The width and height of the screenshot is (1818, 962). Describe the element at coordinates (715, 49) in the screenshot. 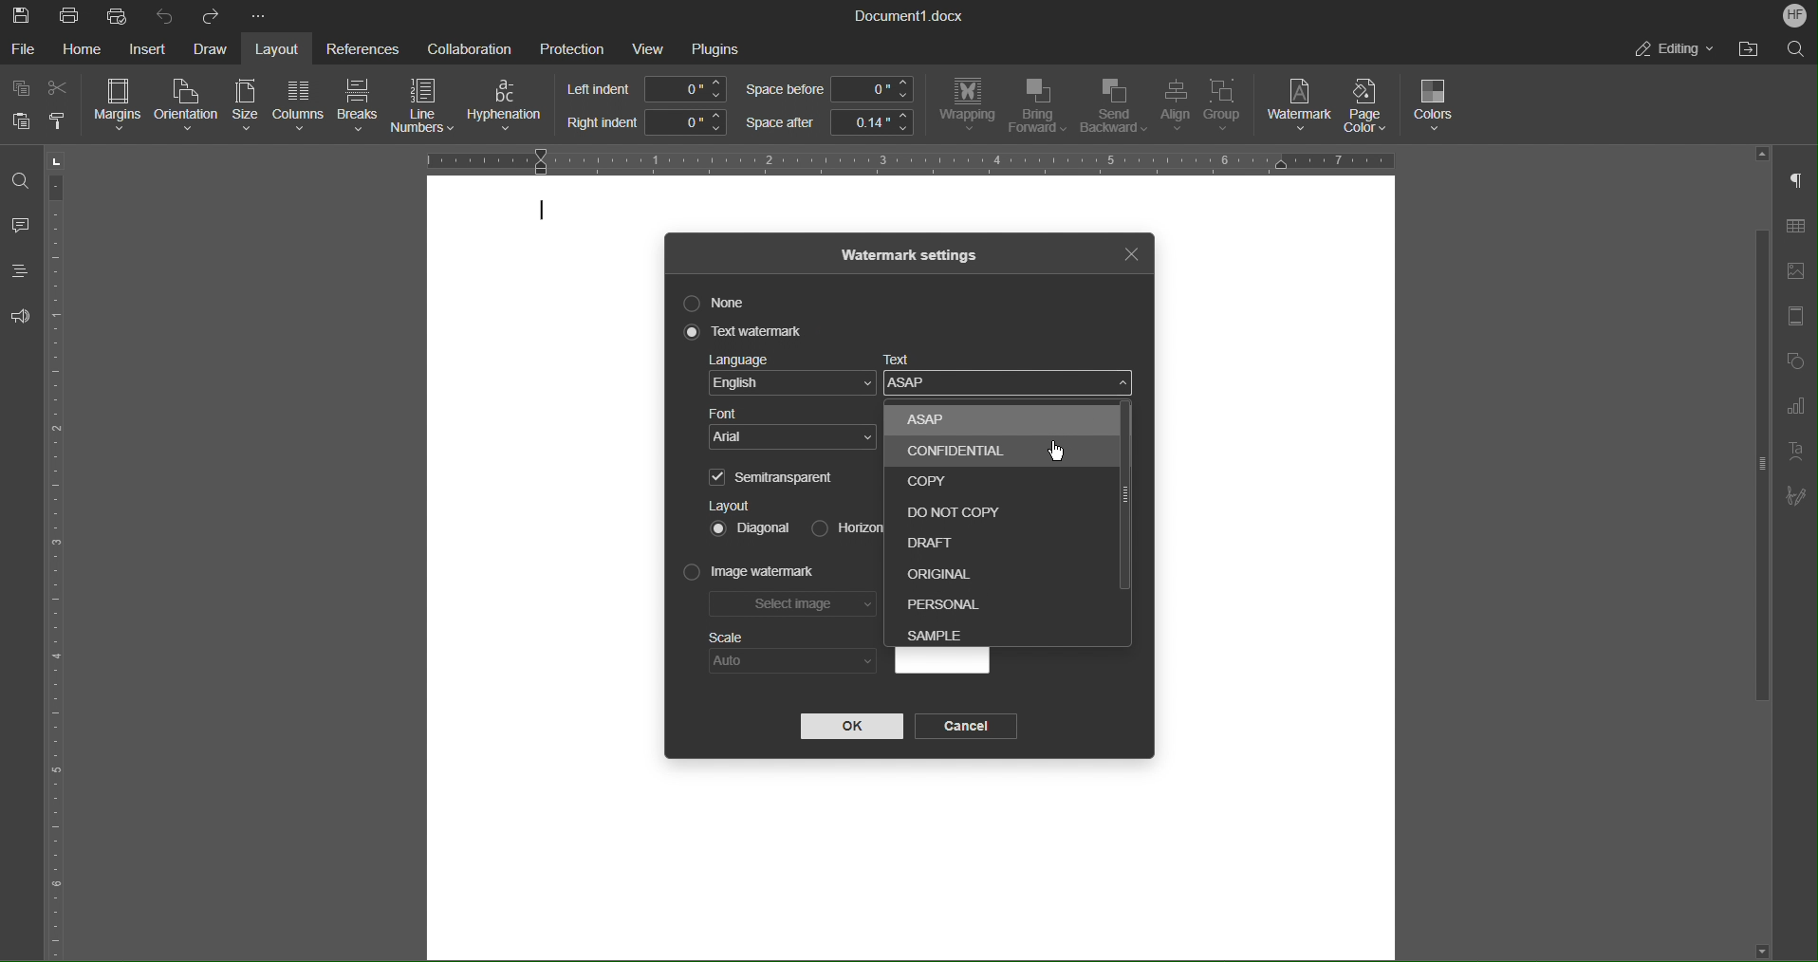

I see `Plugins` at that location.